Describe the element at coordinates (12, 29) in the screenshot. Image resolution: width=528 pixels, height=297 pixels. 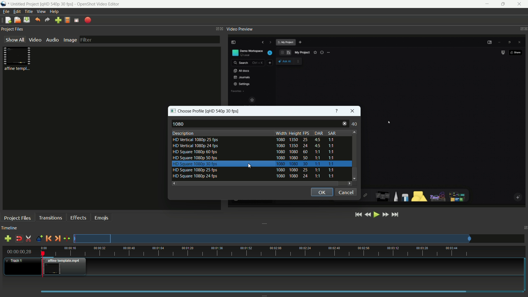
I see `project files` at that location.